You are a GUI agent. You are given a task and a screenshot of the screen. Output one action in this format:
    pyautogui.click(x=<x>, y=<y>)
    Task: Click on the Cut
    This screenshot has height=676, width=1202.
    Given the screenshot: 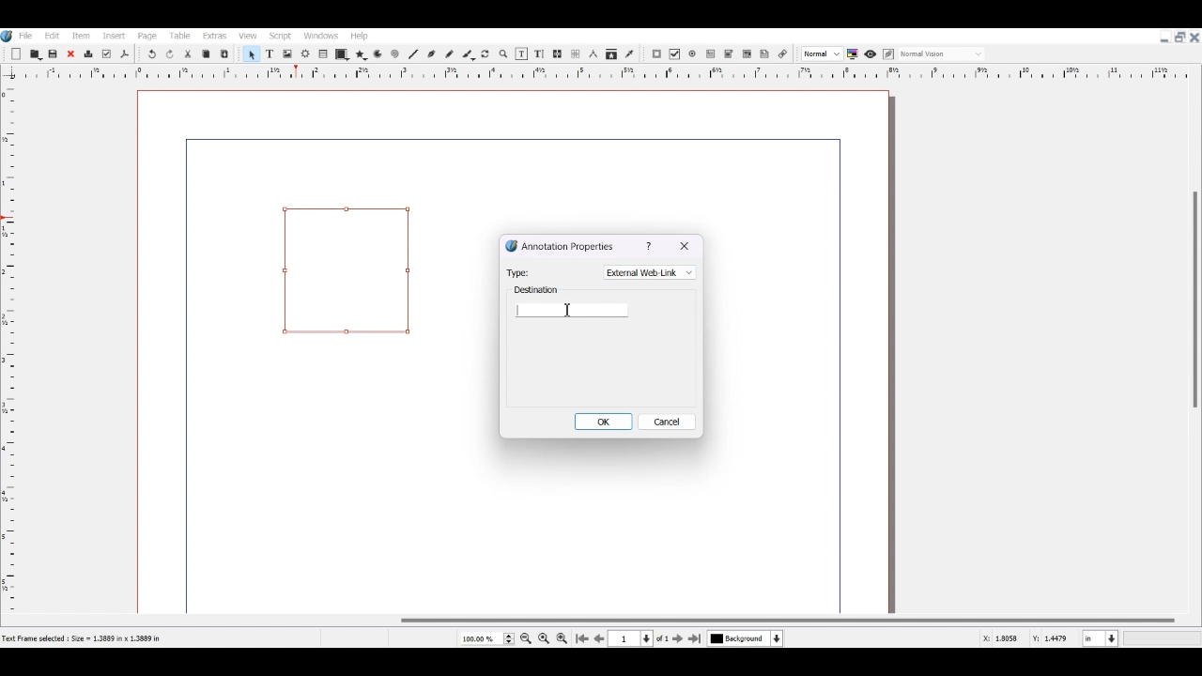 What is the action you would take?
    pyautogui.click(x=188, y=54)
    